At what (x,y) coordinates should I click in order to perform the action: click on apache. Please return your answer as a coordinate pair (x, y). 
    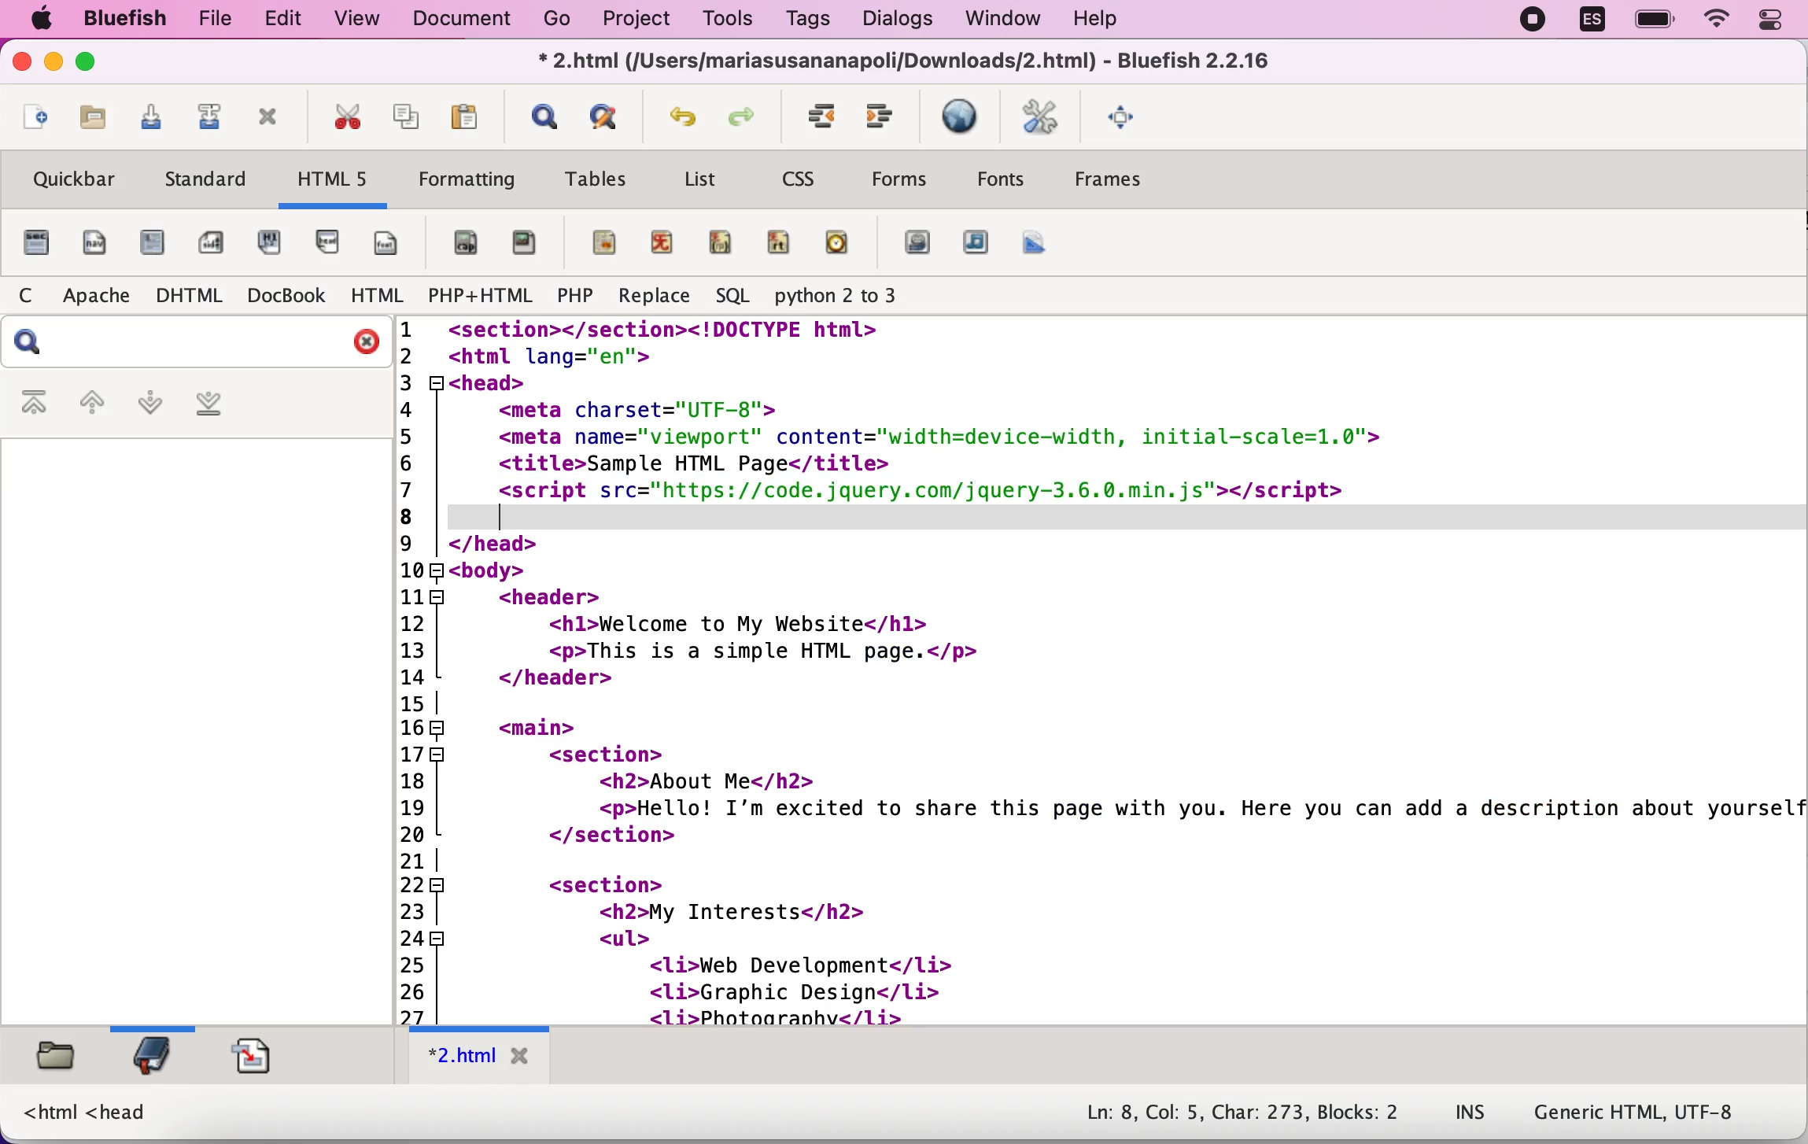
    Looking at the image, I should click on (101, 293).